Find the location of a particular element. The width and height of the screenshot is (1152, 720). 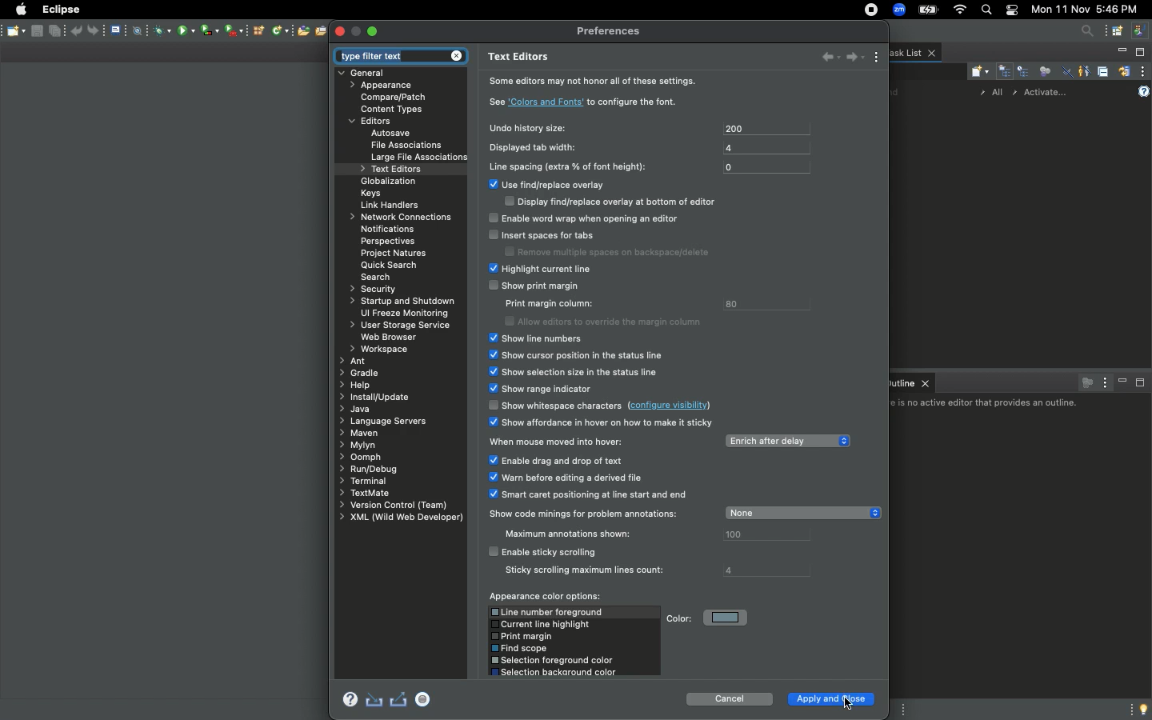

View menu is located at coordinates (1144, 71).